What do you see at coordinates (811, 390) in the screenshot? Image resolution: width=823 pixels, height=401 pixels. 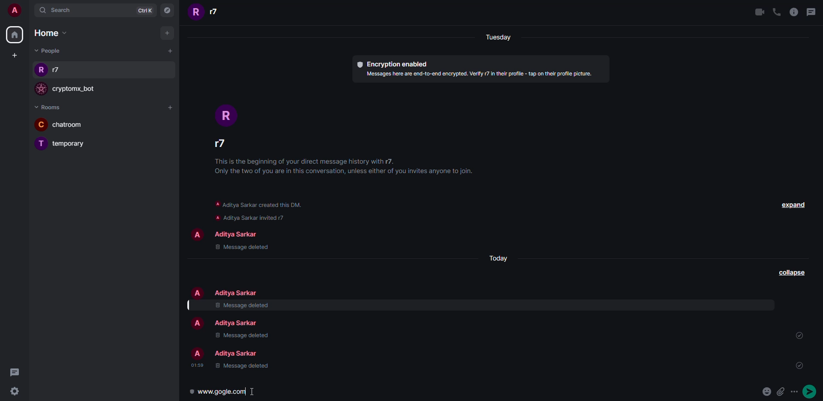 I see `send` at bounding box center [811, 390].